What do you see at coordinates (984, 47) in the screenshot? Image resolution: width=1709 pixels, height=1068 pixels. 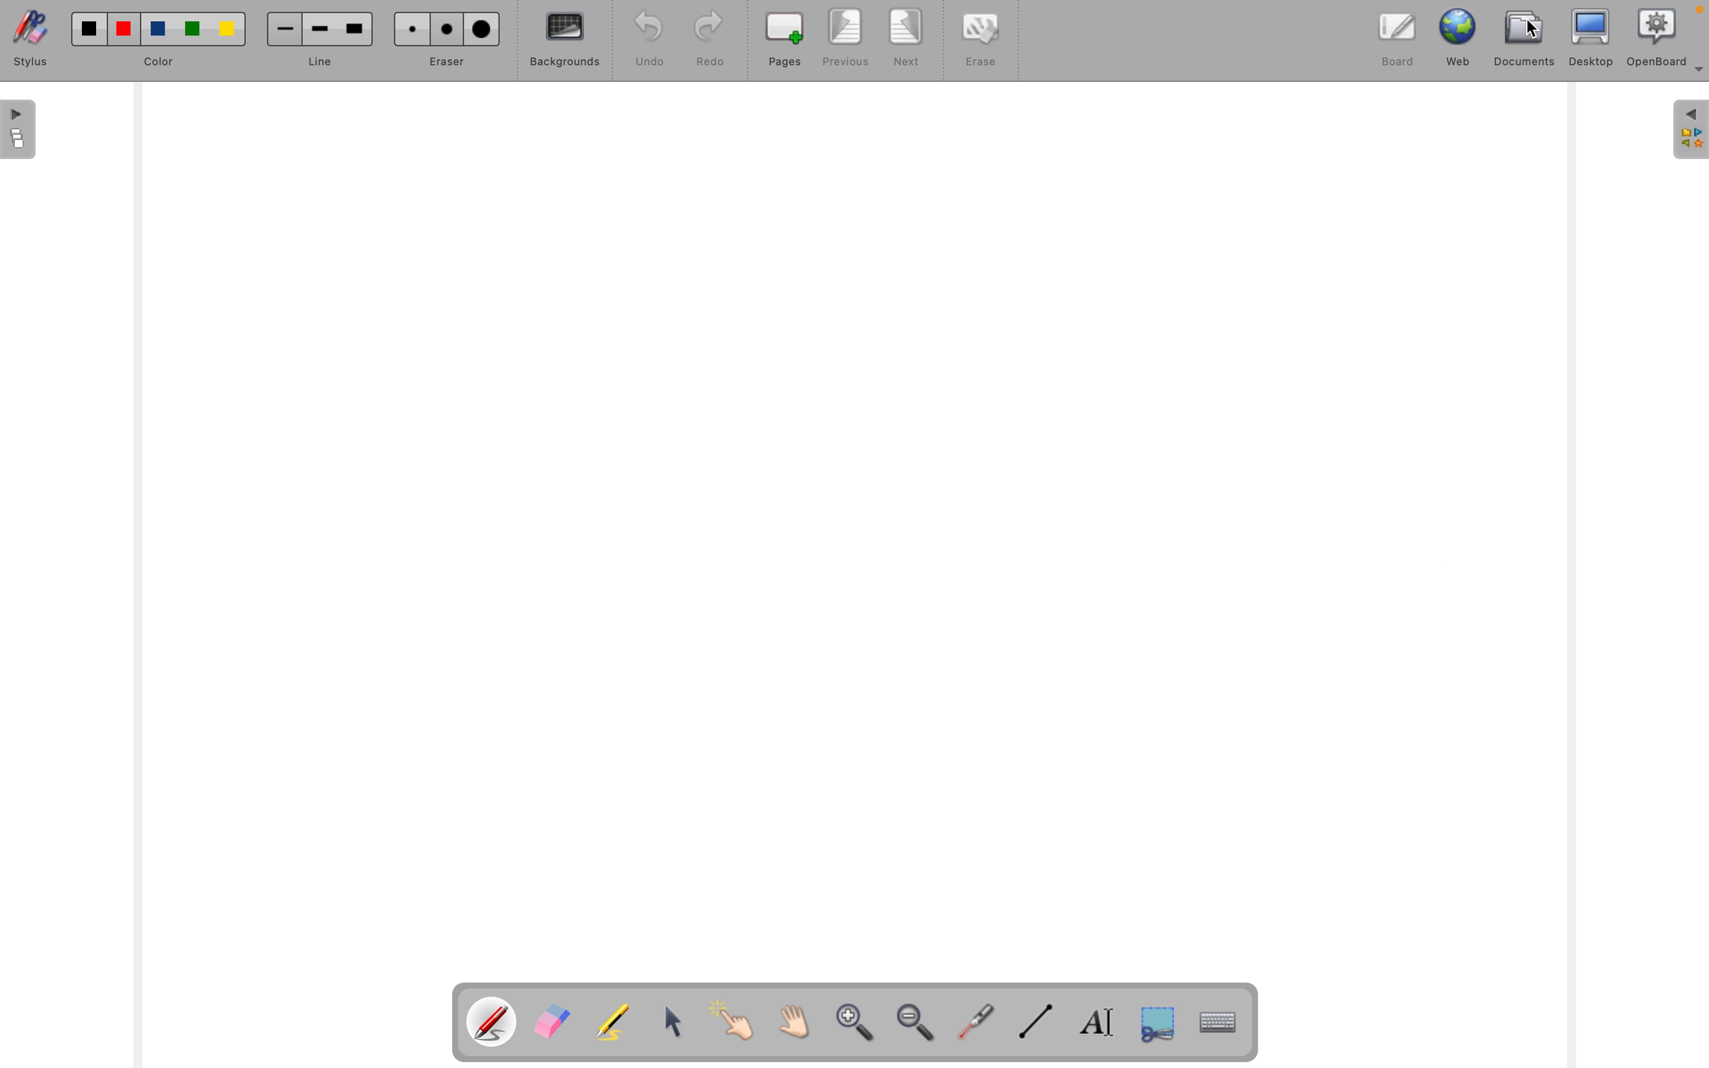 I see `erase` at bounding box center [984, 47].